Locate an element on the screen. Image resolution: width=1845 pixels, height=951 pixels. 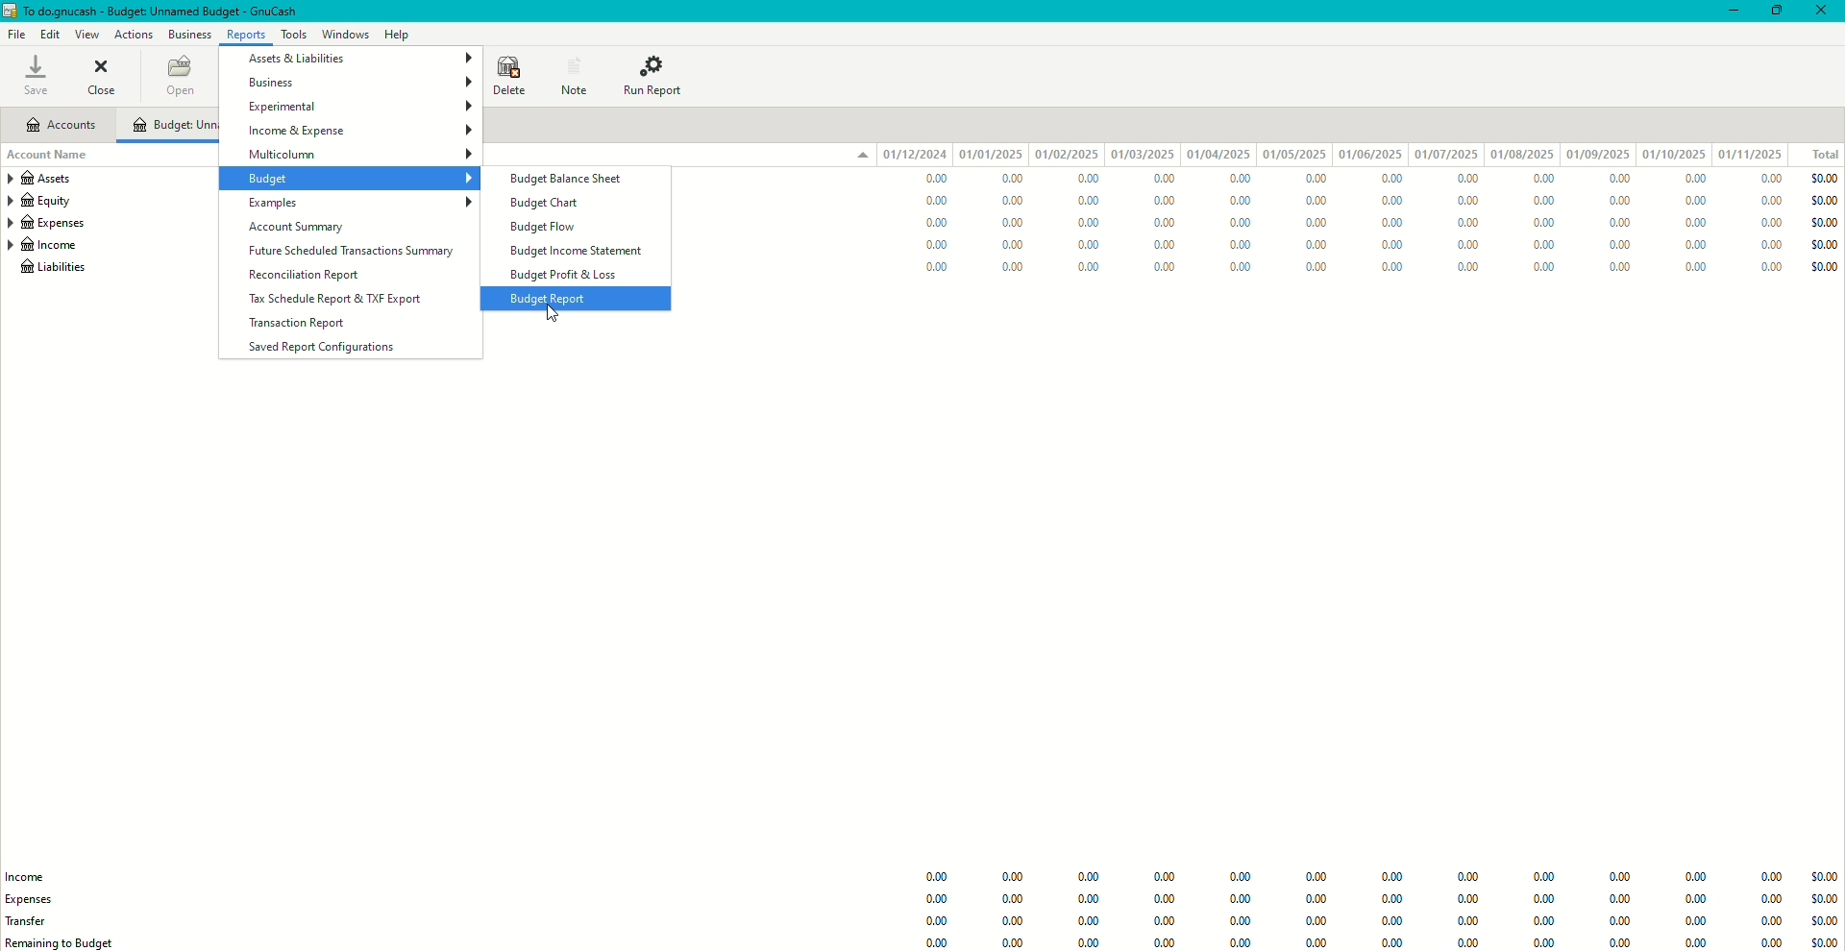
0.00 is located at coordinates (1238, 878).